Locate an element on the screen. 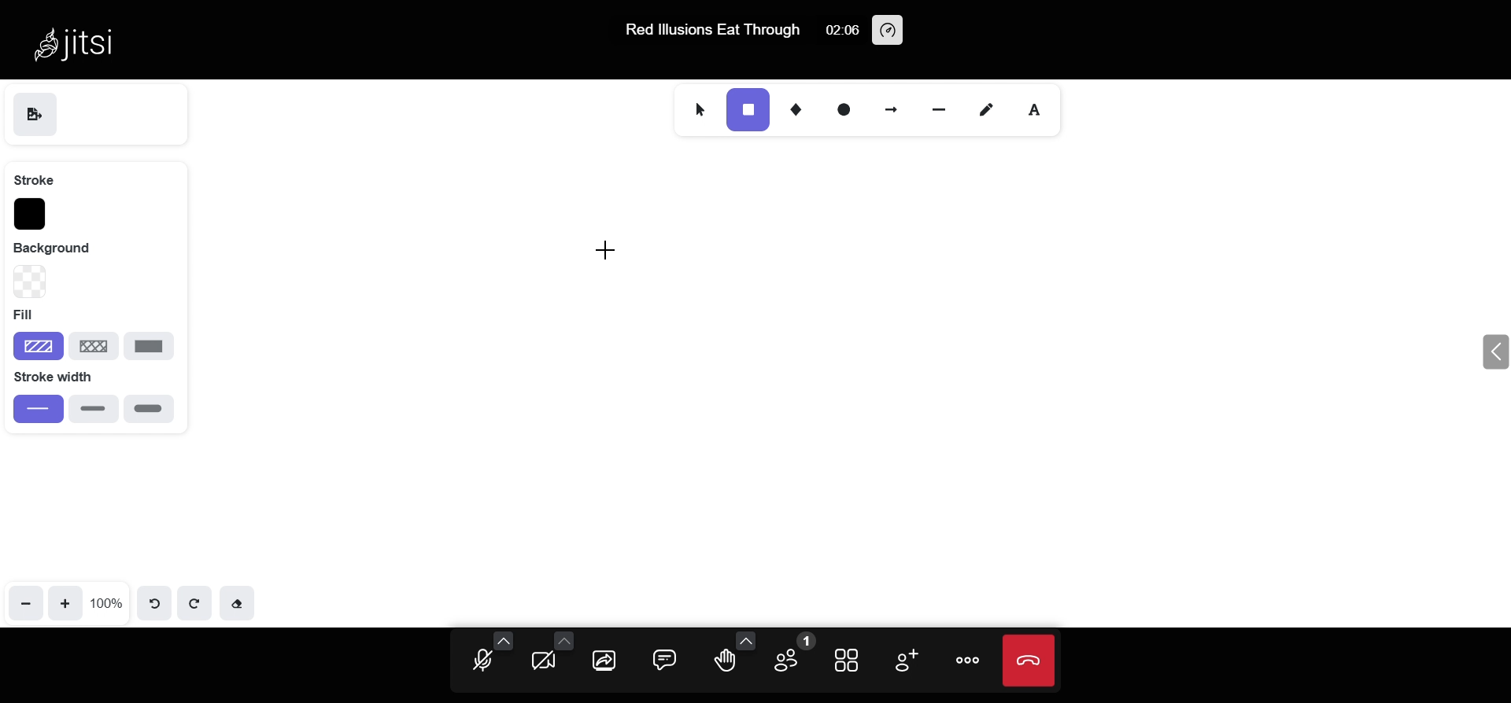  raise hand is located at coordinates (724, 662).